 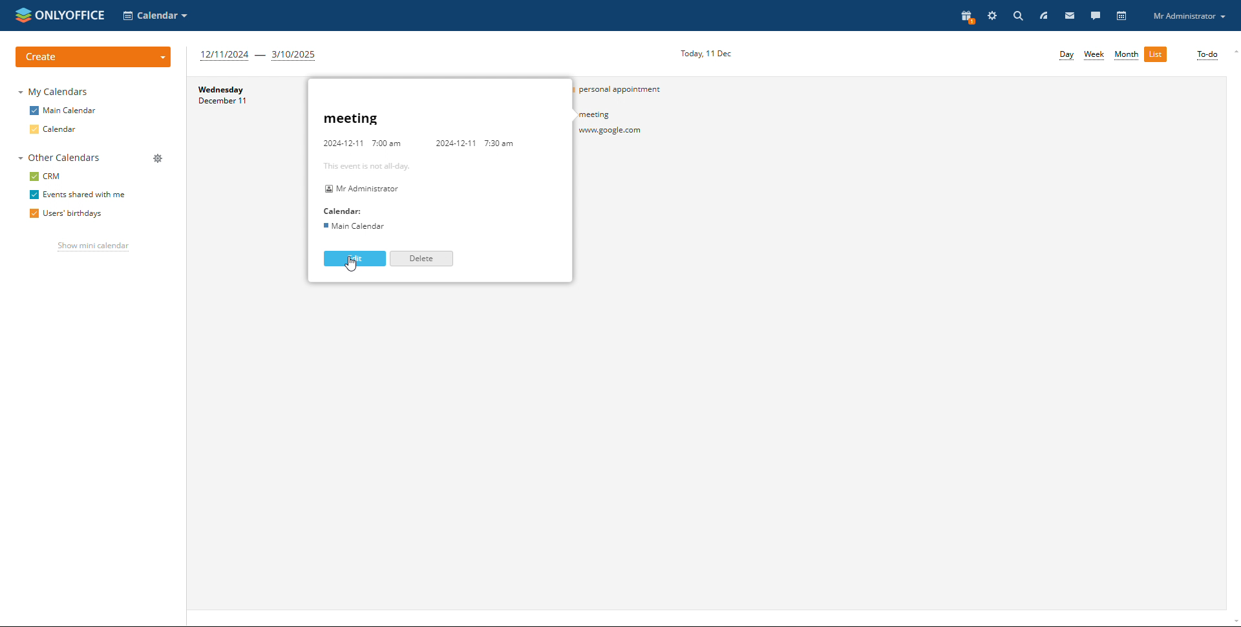 What do you see at coordinates (1016, 16) in the screenshot?
I see `search` at bounding box center [1016, 16].